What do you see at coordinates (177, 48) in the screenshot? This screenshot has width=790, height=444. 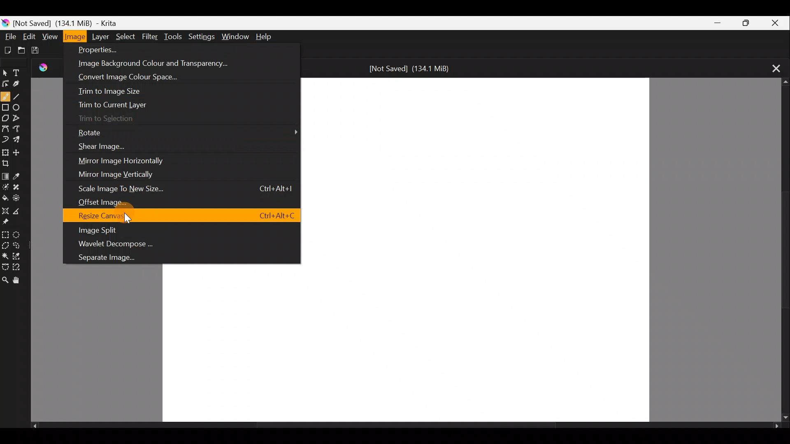 I see `Properties` at bounding box center [177, 48].